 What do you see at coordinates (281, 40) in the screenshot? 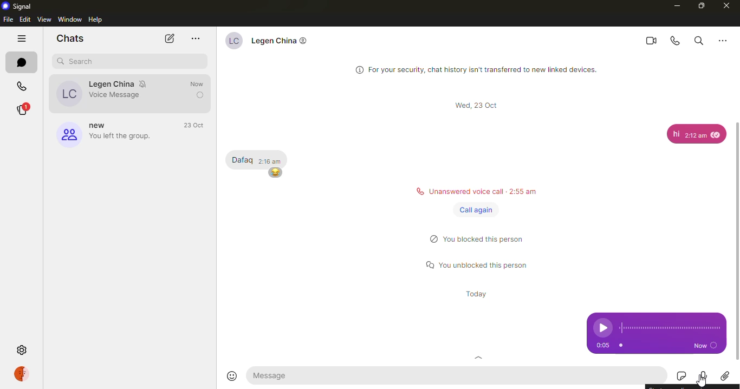
I see `contact` at bounding box center [281, 40].